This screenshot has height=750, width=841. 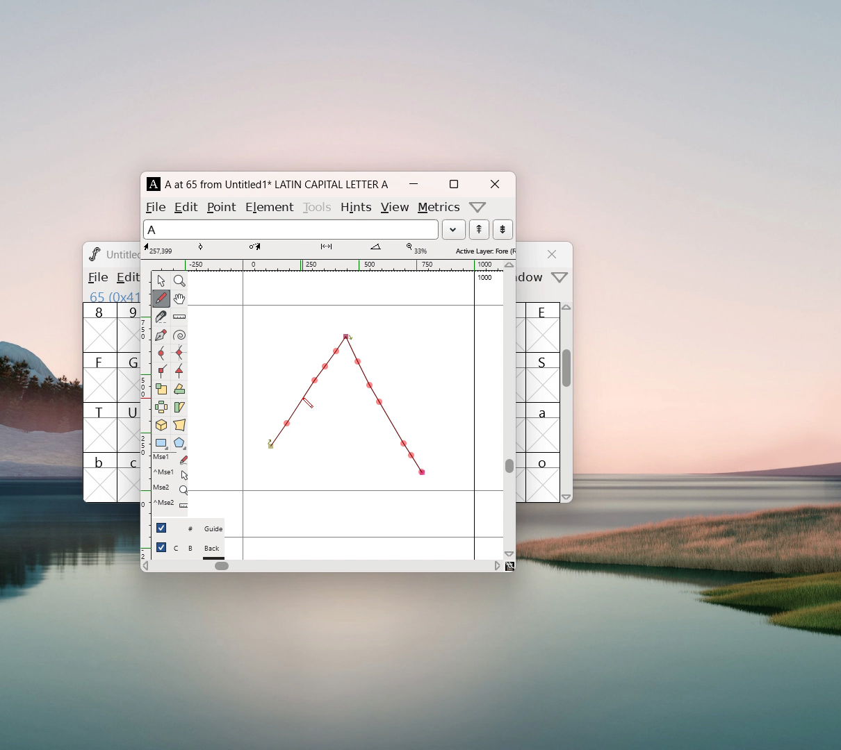 I want to click on a, so click(x=544, y=427).